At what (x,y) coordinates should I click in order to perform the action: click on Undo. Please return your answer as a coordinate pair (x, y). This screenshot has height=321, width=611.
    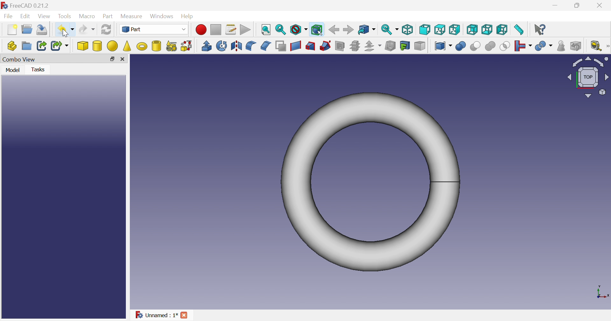
    Looking at the image, I should click on (66, 30).